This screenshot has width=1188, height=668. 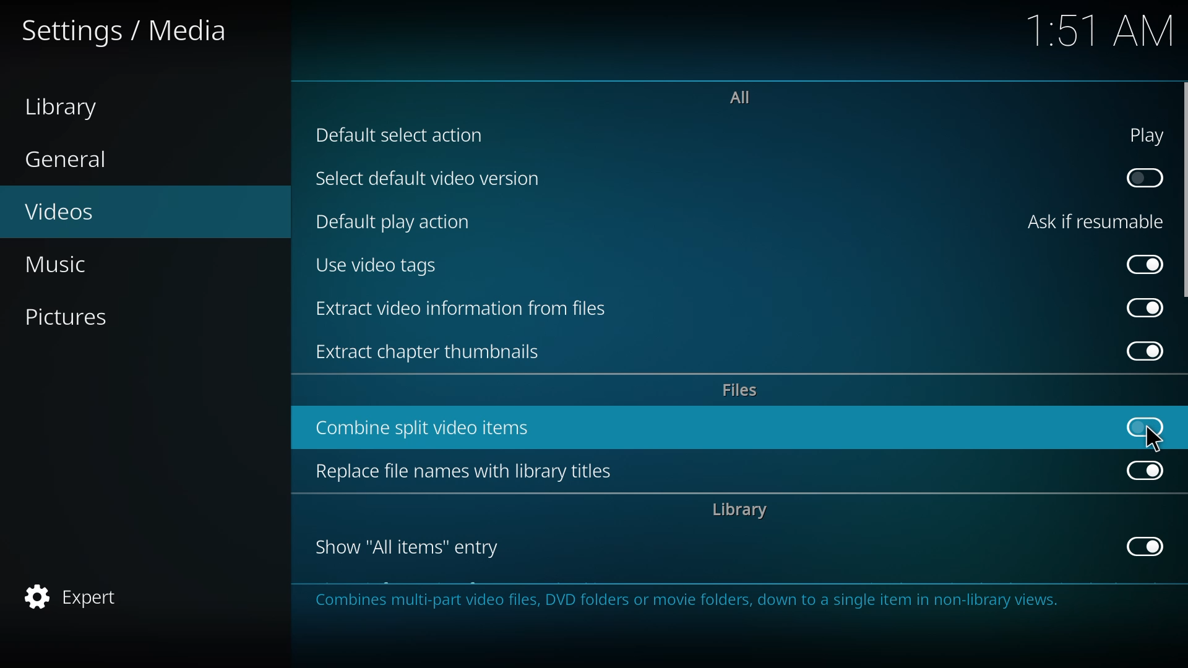 I want to click on music, so click(x=60, y=266).